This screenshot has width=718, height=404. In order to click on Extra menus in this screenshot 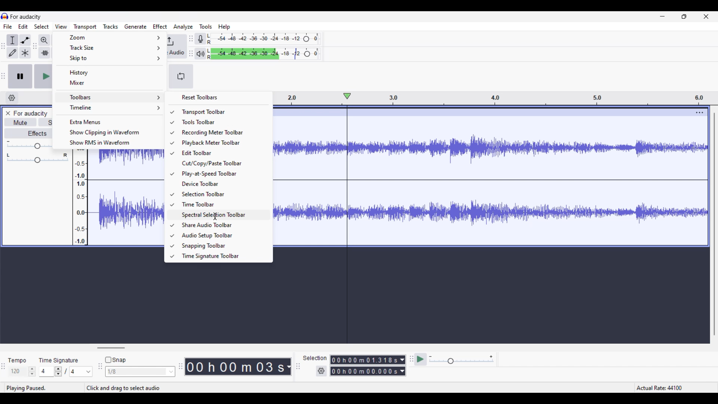, I will do `click(110, 122)`.